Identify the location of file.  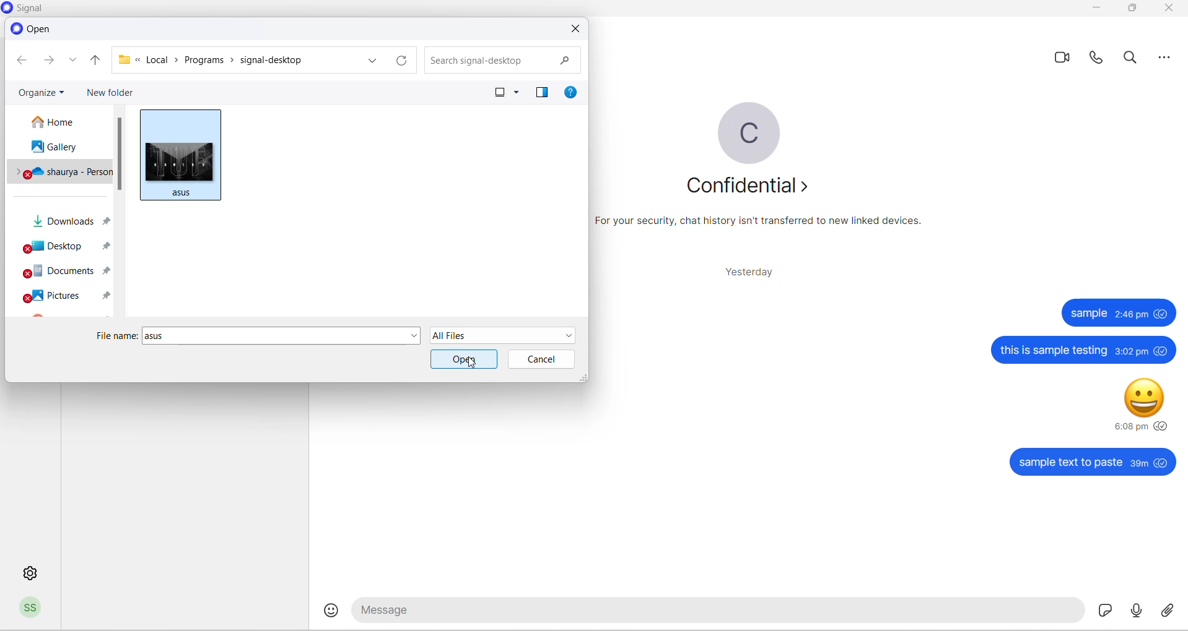
(177, 153).